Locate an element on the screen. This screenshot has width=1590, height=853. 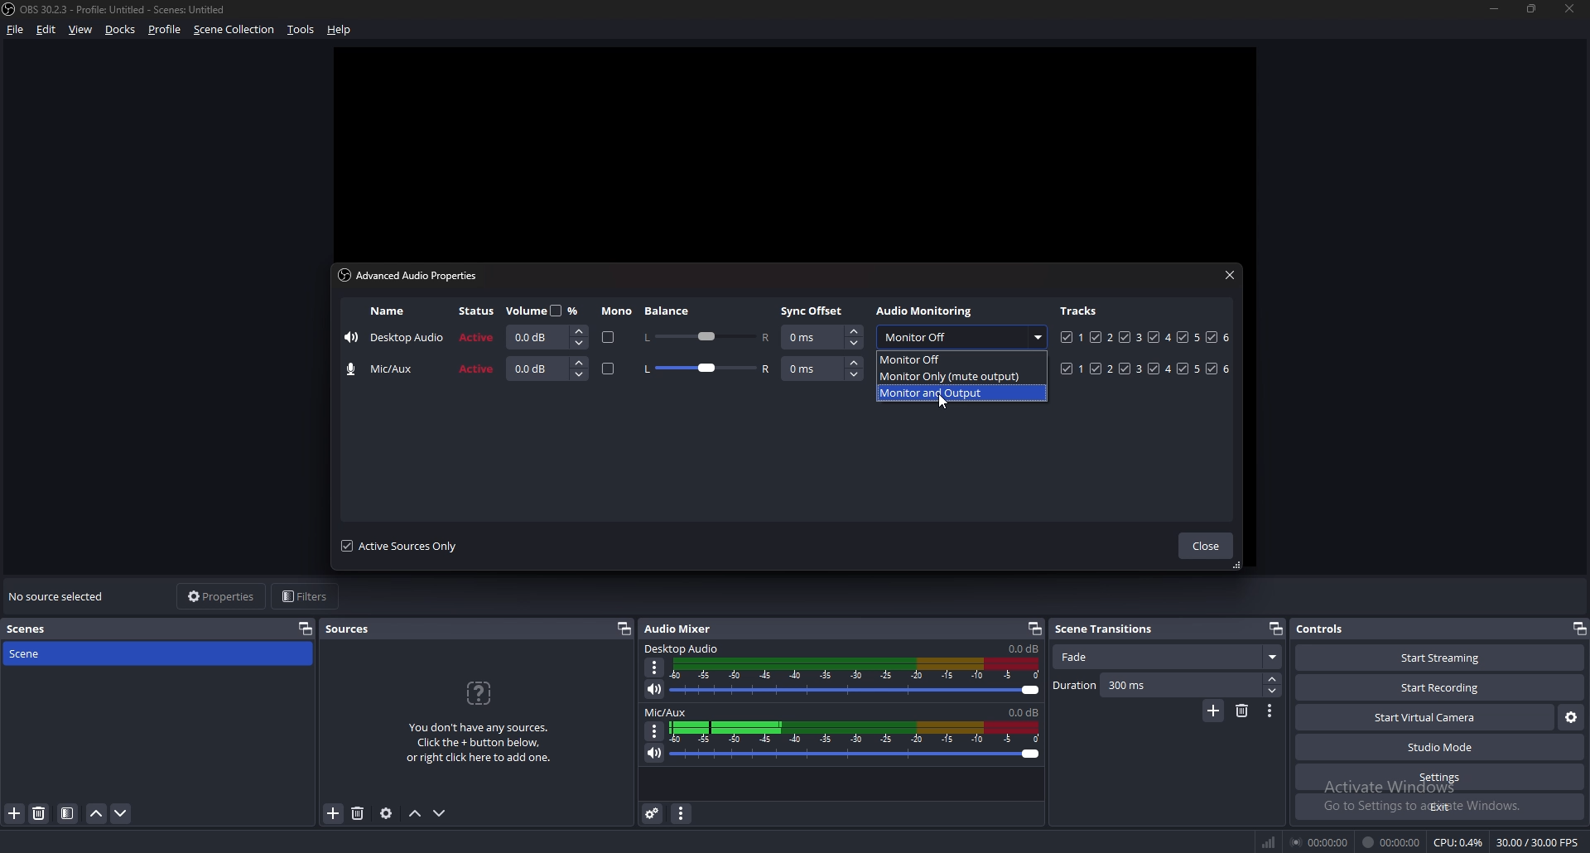
filter is located at coordinates (67, 814).